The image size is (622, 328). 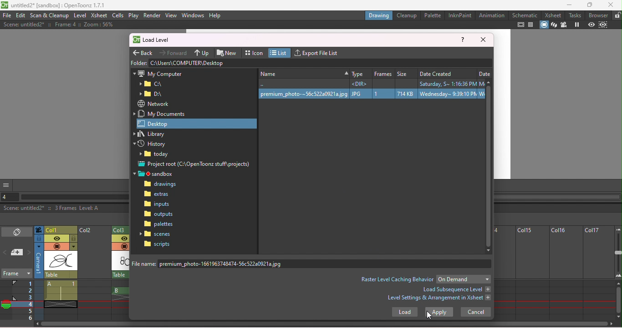 What do you see at coordinates (280, 53) in the screenshot?
I see `List` at bounding box center [280, 53].